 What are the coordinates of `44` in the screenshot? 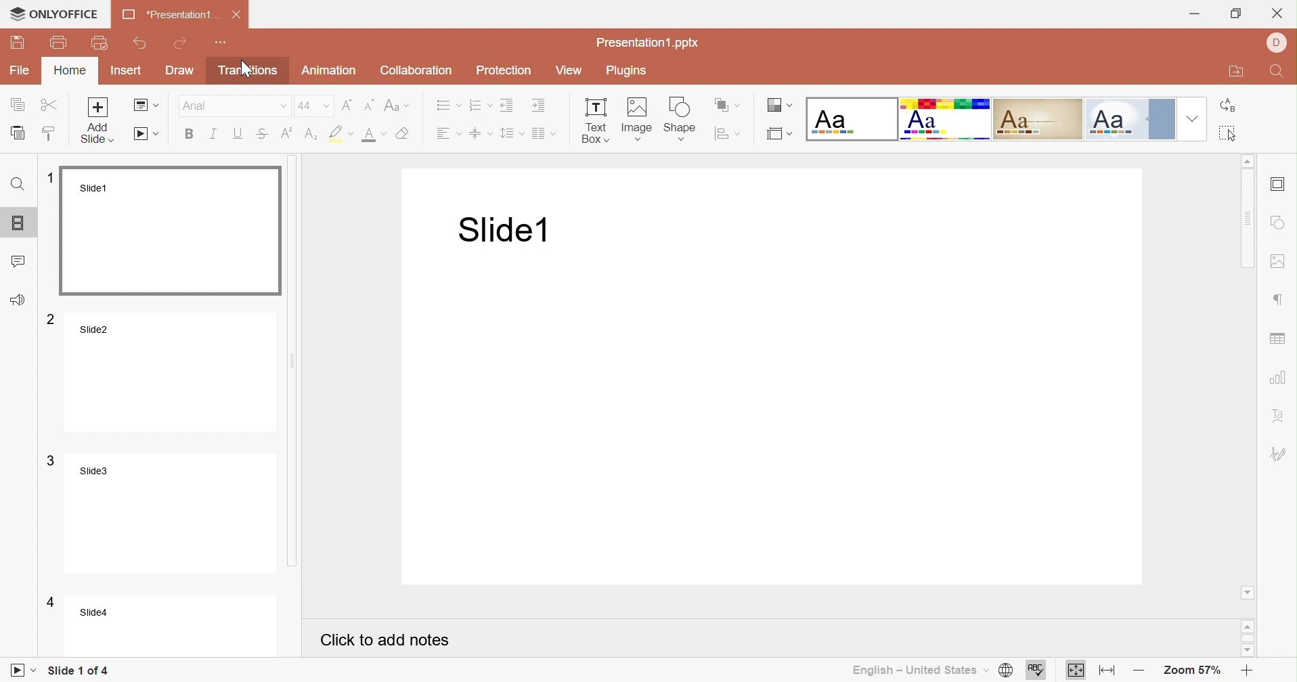 It's located at (315, 106).